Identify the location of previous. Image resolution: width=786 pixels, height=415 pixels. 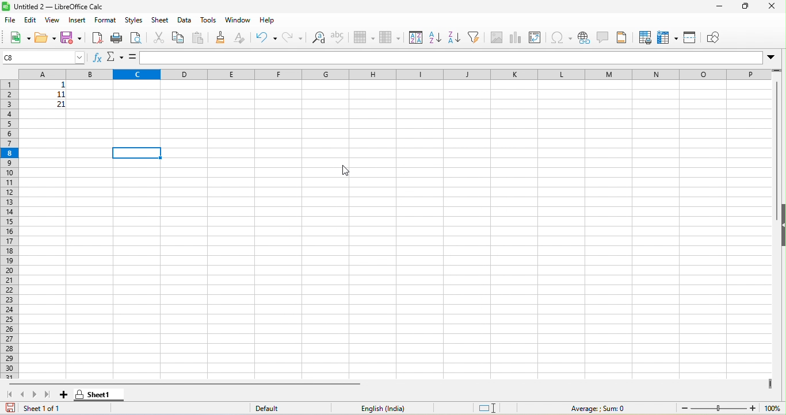
(23, 394).